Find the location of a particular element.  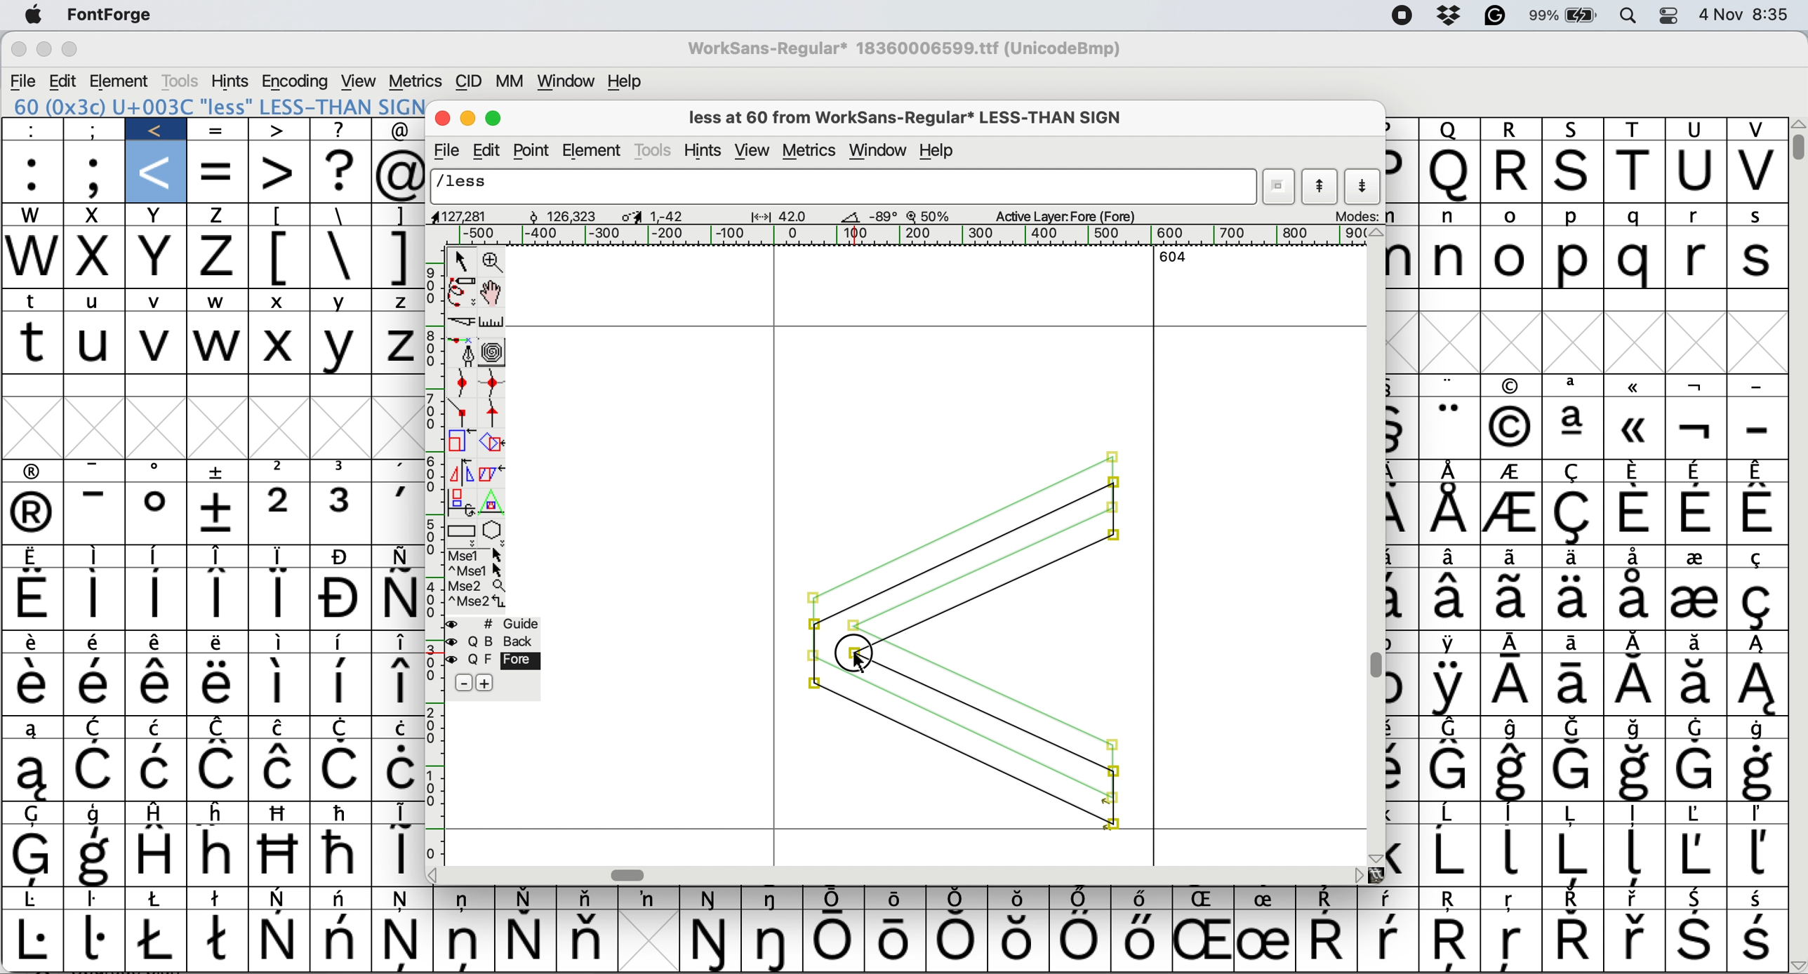

scale glyph is located at coordinates (456, 443).